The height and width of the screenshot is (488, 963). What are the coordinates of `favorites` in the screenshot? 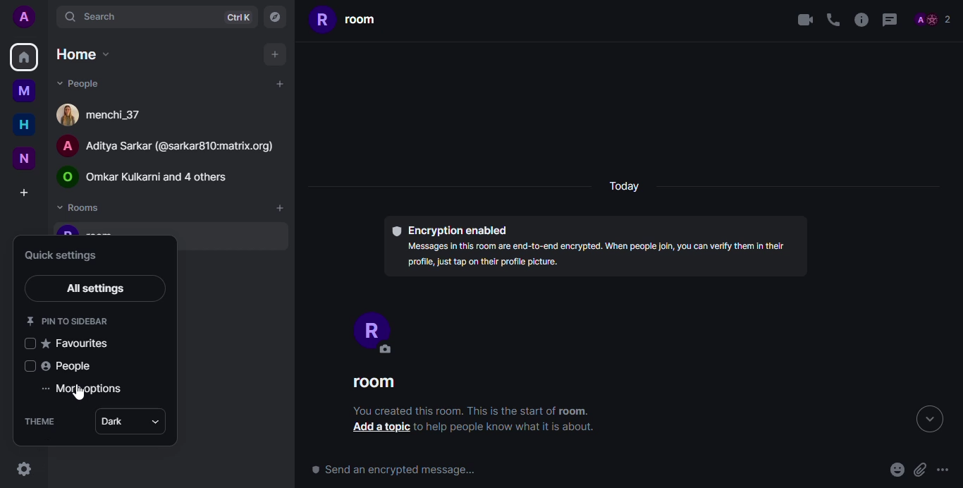 It's located at (78, 343).